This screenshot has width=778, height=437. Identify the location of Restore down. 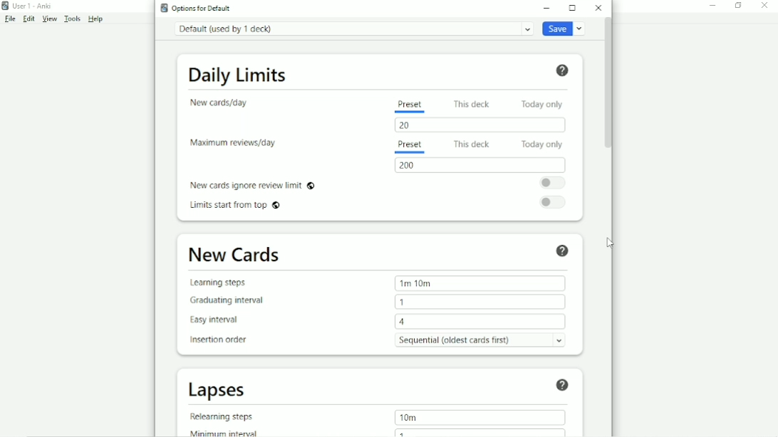
(738, 6).